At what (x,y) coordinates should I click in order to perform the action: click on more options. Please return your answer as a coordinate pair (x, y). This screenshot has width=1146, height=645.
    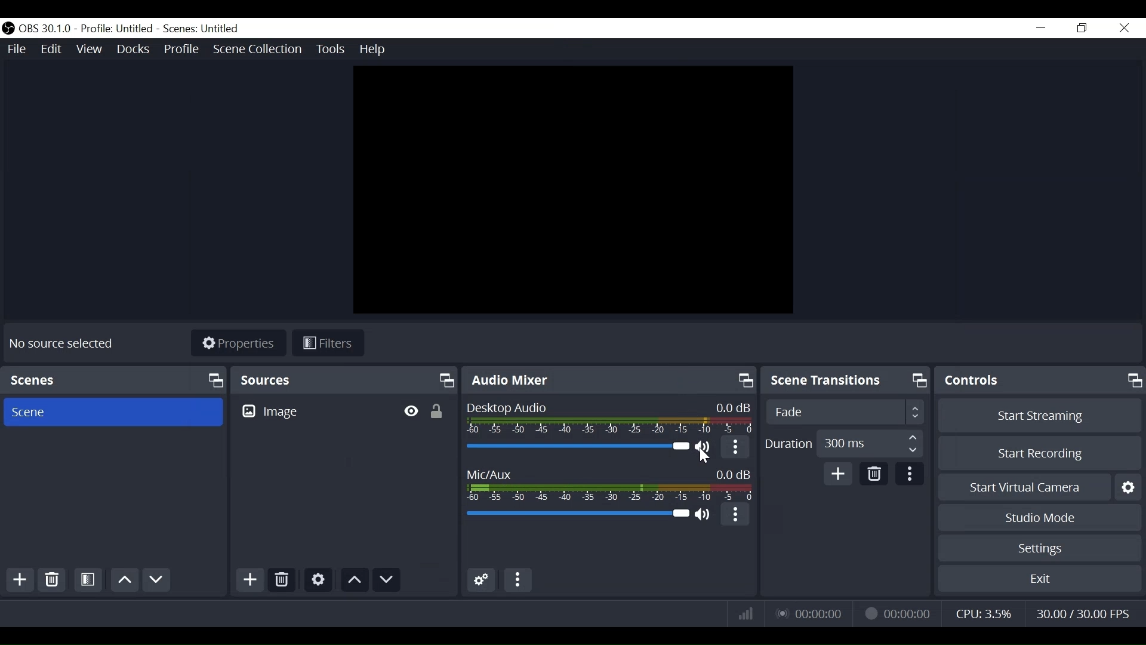
    Looking at the image, I should click on (911, 474).